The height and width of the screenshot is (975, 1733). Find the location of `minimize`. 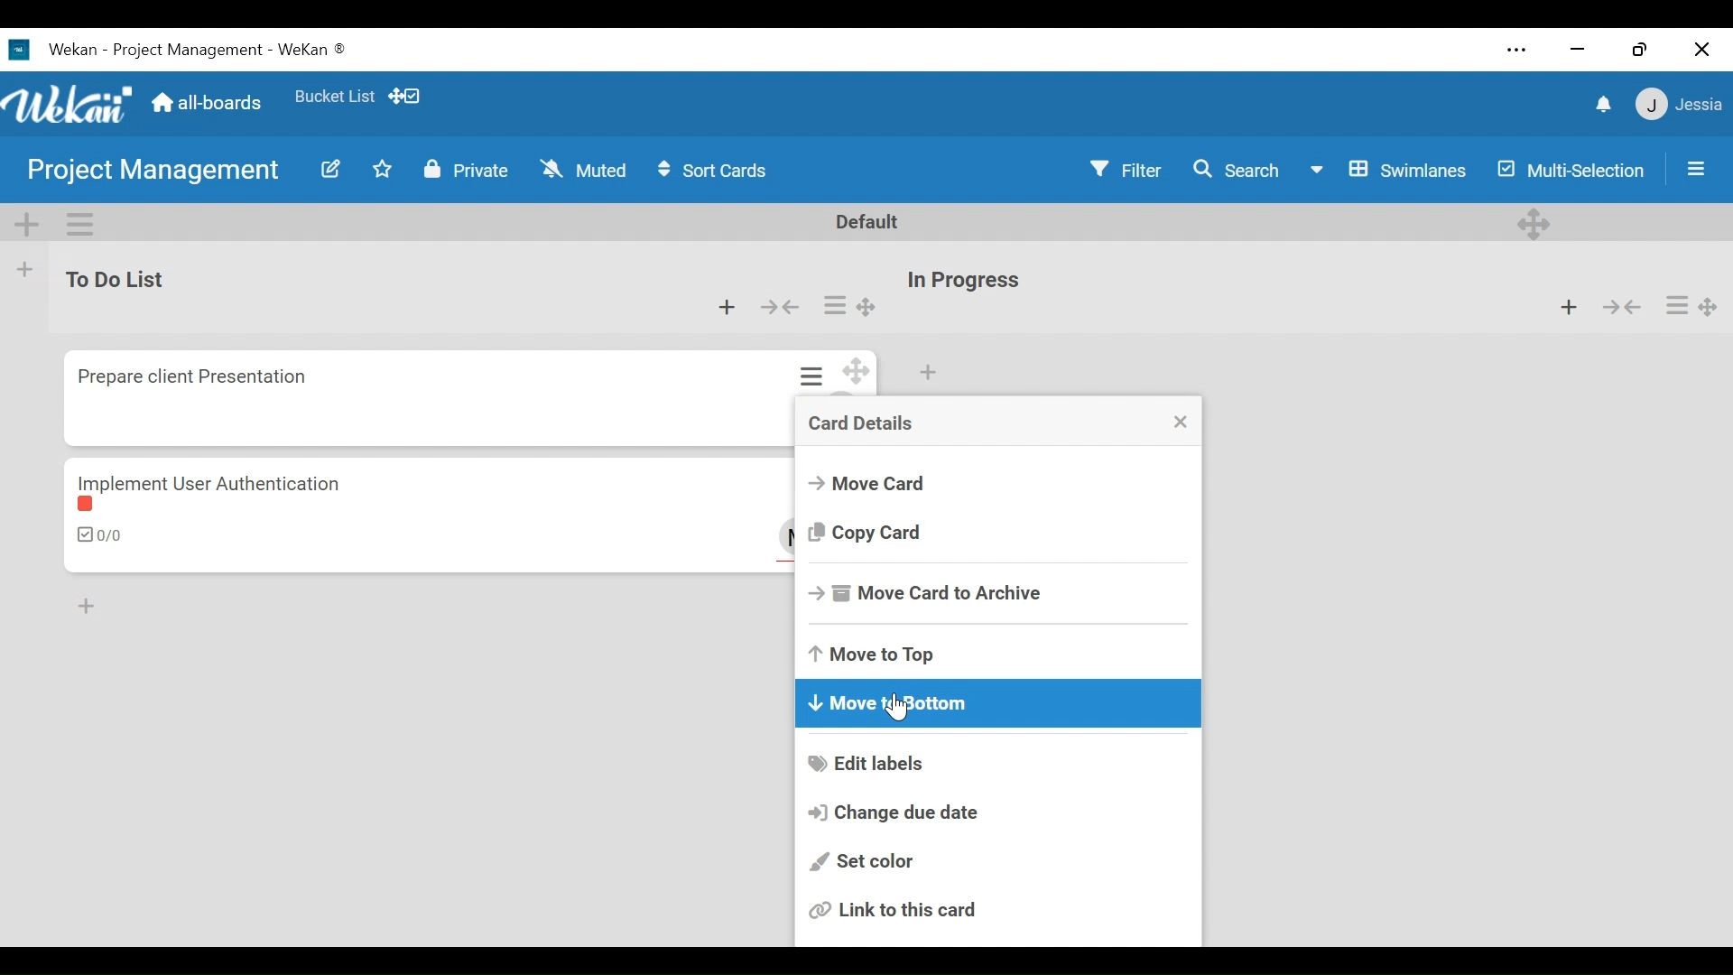

minimize is located at coordinates (1577, 51).